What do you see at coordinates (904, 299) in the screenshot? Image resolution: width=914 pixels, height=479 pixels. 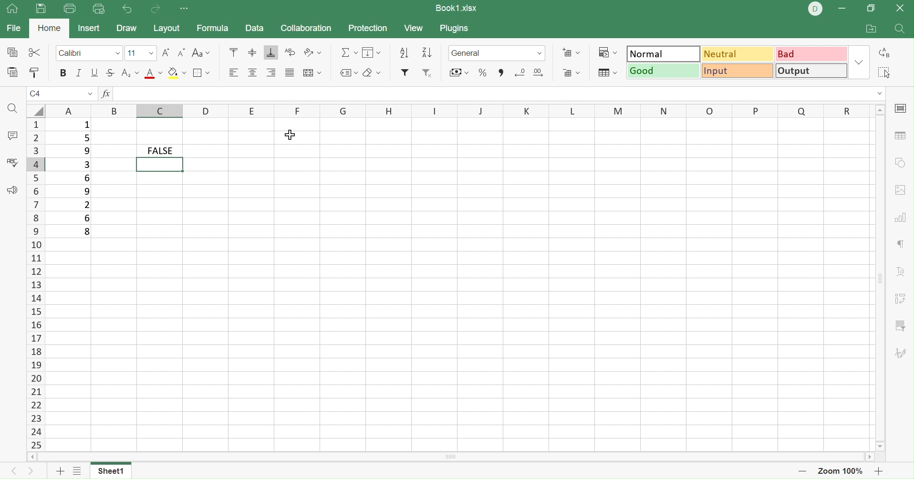 I see `Pivot table settings` at bounding box center [904, 299].